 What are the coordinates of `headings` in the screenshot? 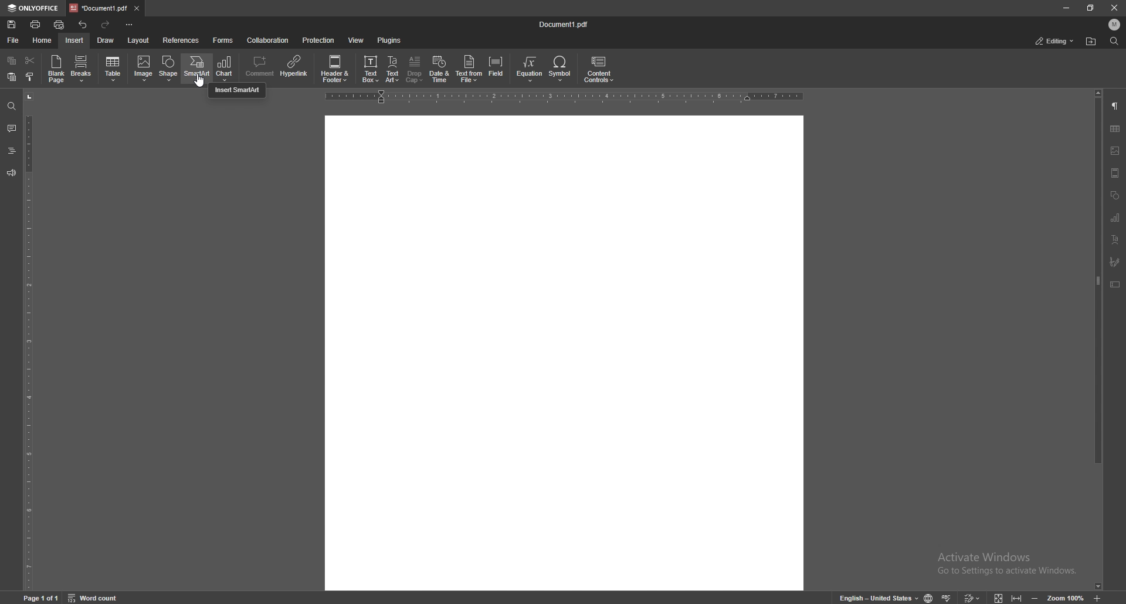 It's located at (12, 151).